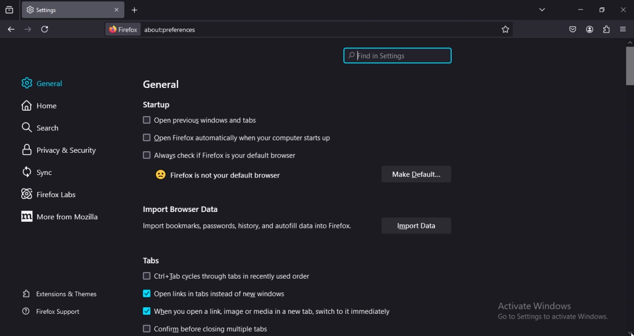 The height and width of the screenshot is (336, 634). Describe the element at coordinates (622, 29) in the screenshot. I see `open application menu` at that location.